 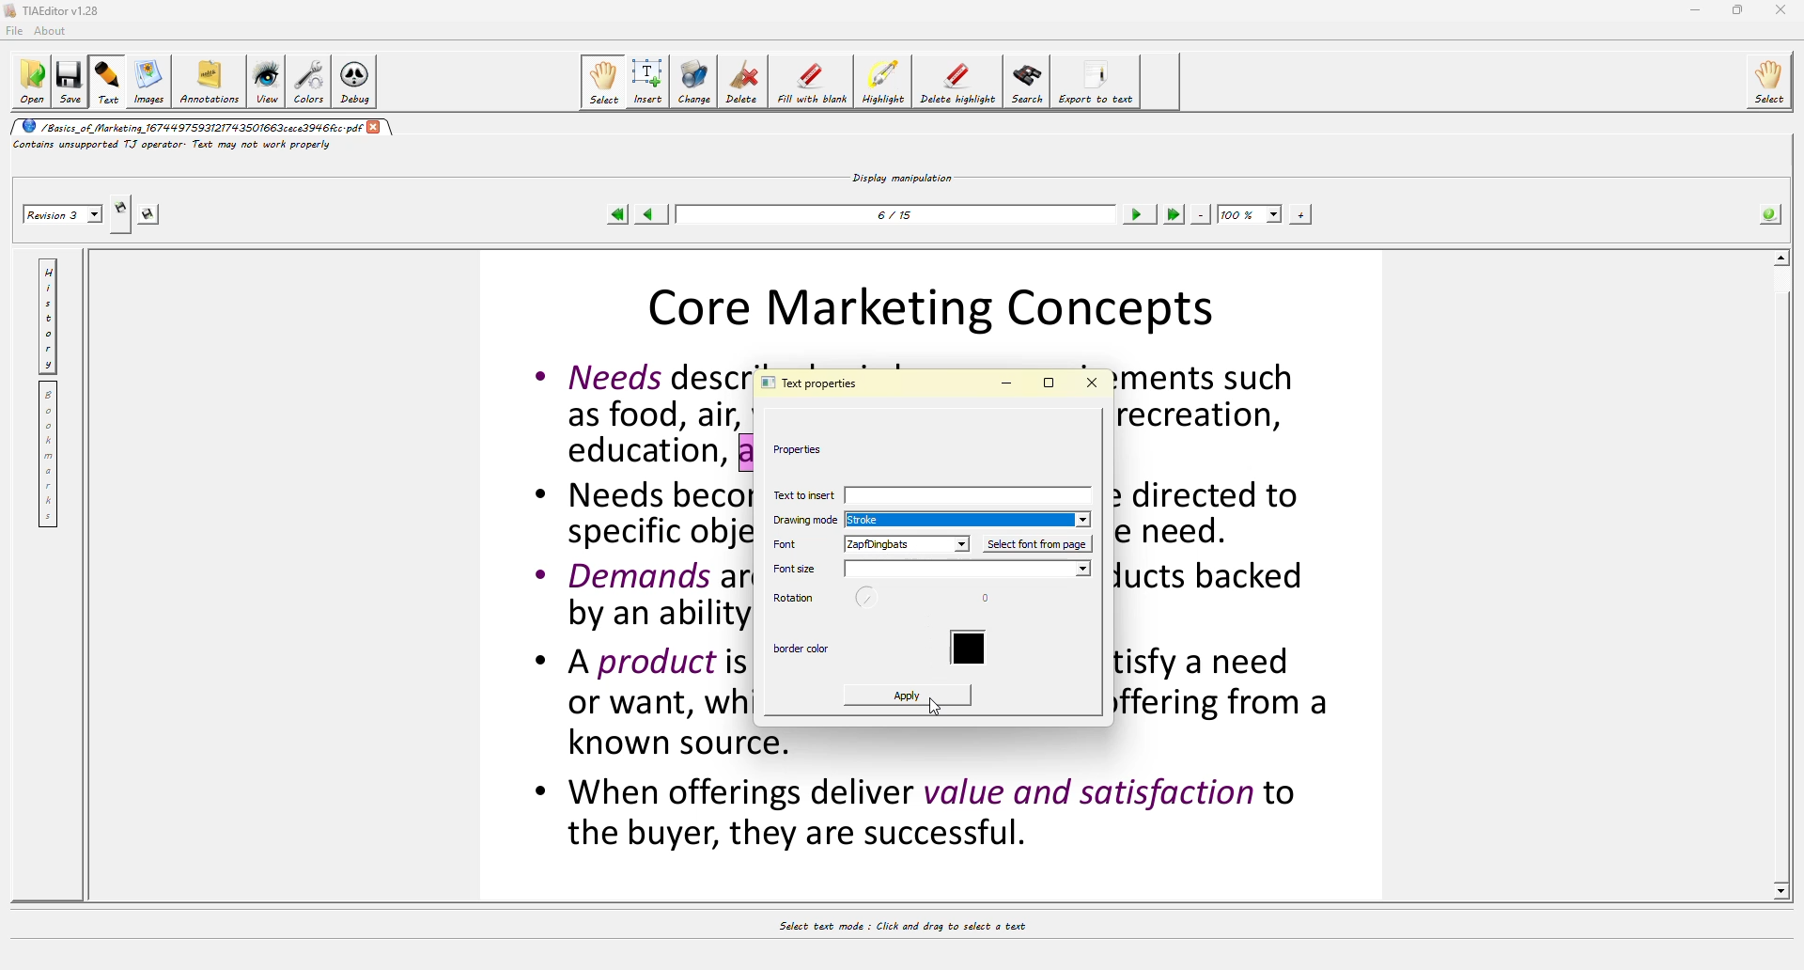 What do you see at coordinates (883, 85) in the screenshot?
I see `highlight` at bounding box center [883, 85].